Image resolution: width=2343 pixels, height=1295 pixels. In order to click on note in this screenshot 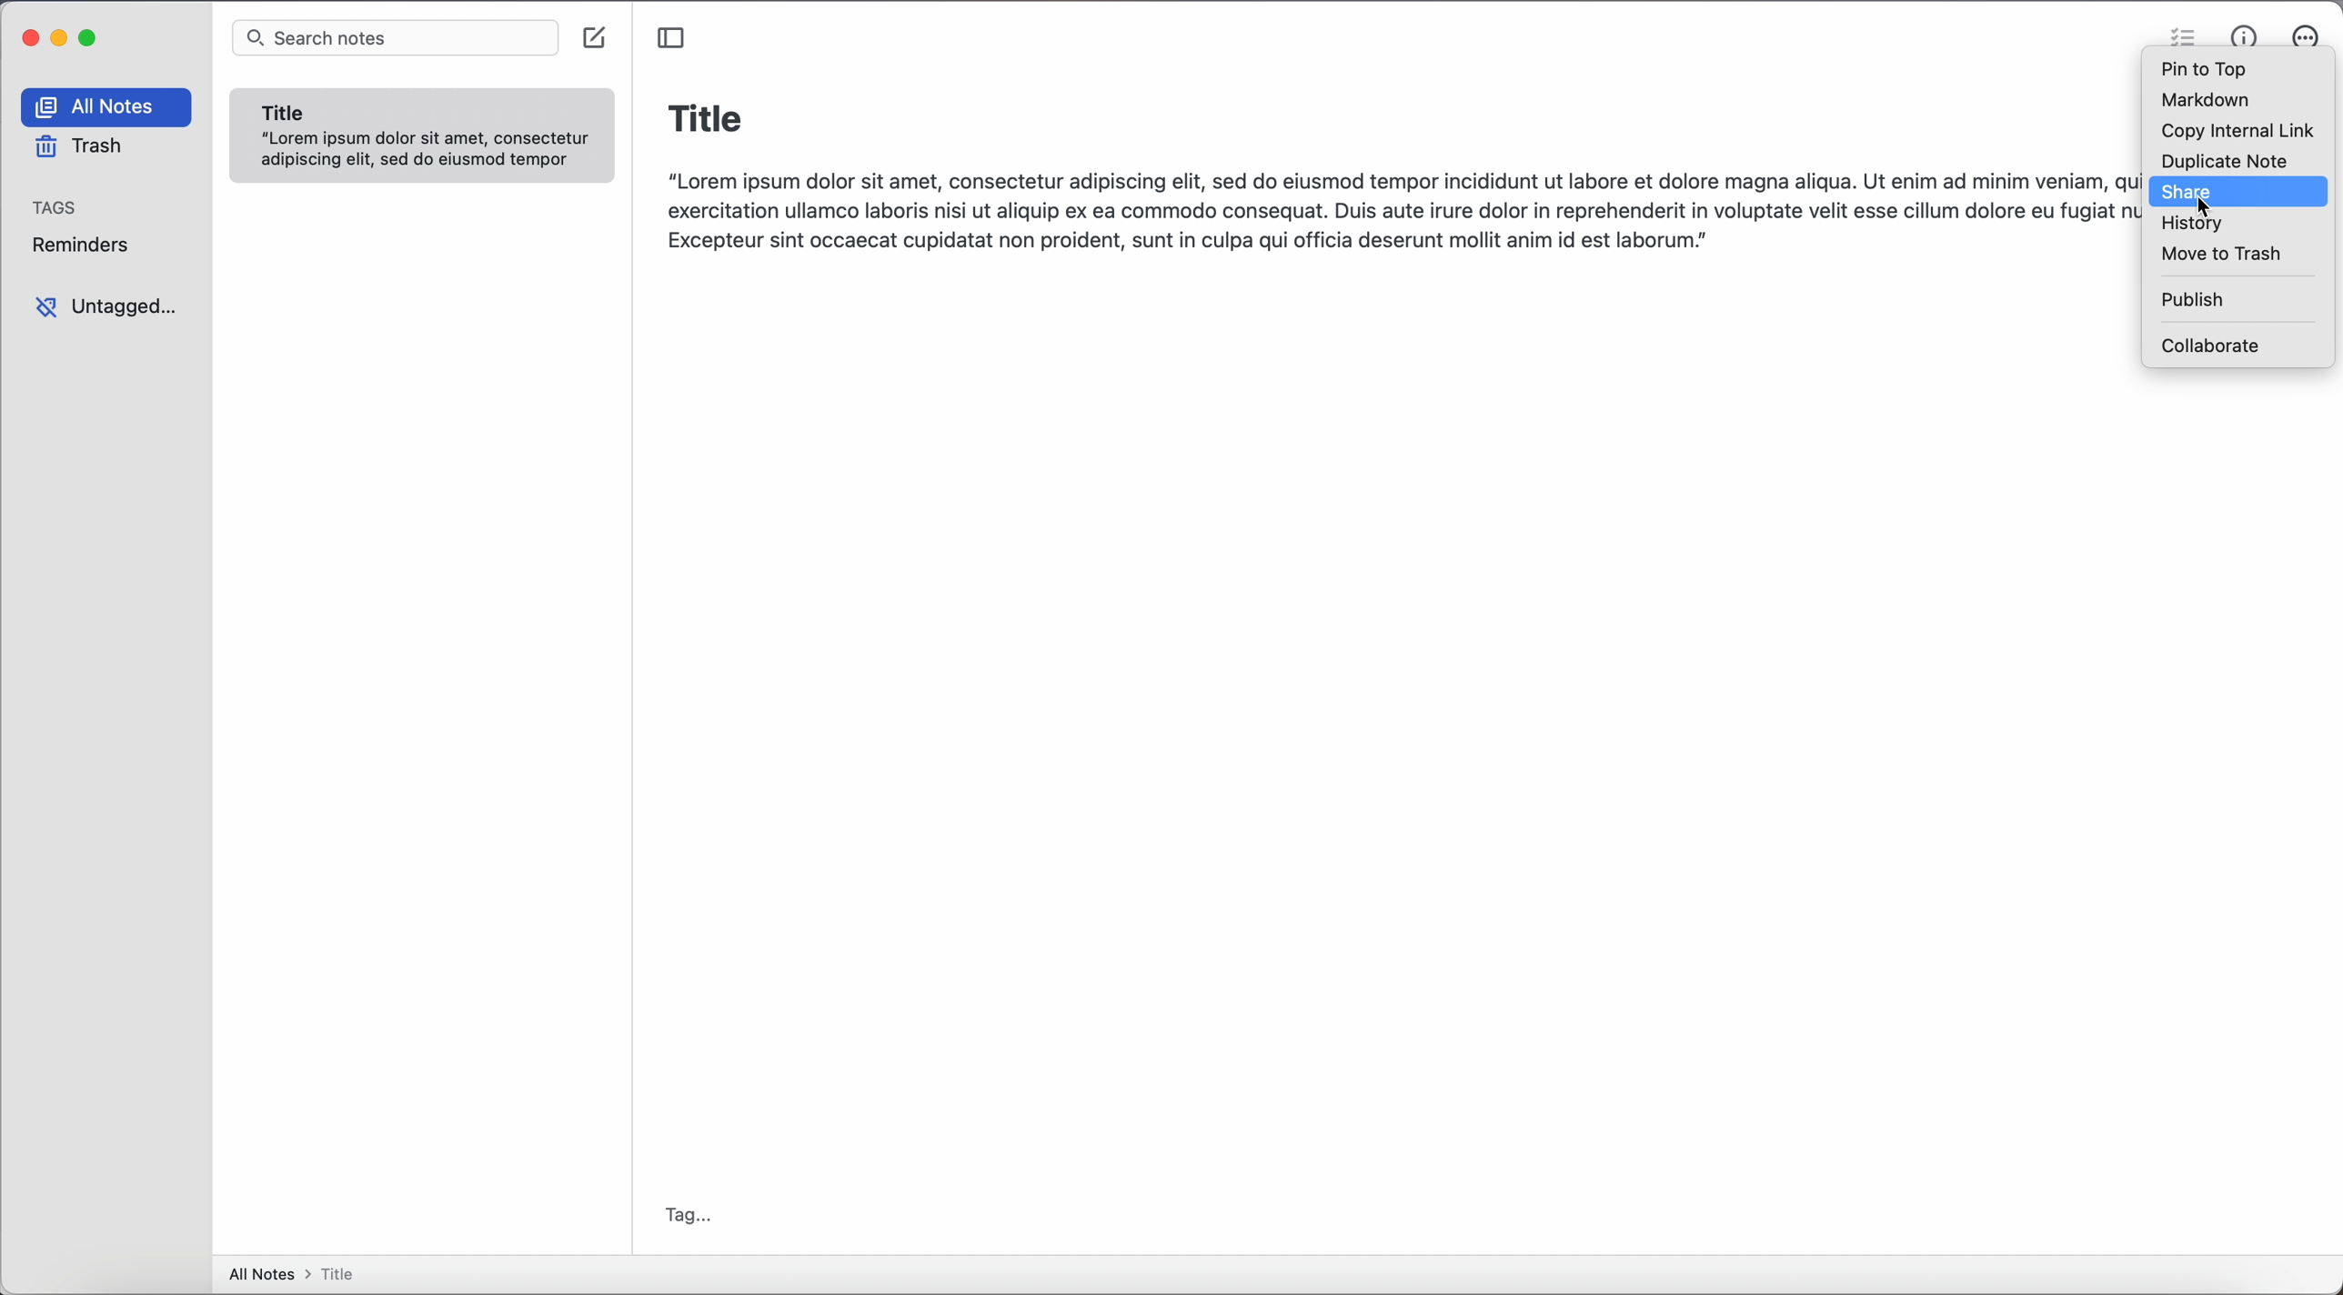, I will do `click(423, 136)`.